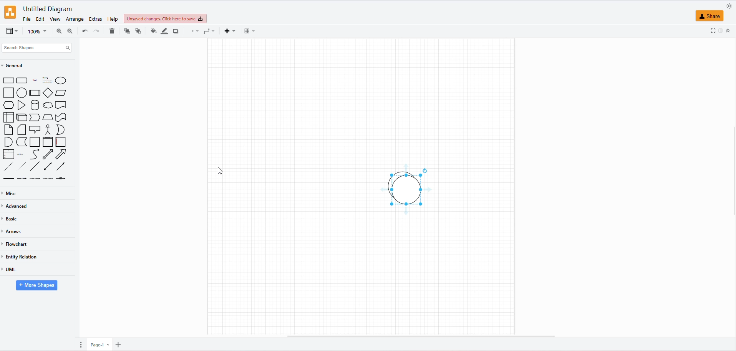 Image resolution: width=736 pixels, height=351 pixels. What do you see at coordinates (713, 31) in the screenshot?
I see `FULLSCREEN` at bounding box center [713, 31].